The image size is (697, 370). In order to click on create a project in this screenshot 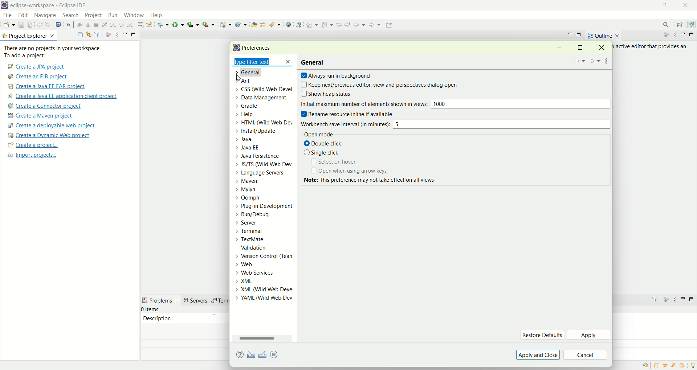, I will do `click(33, 146)`.